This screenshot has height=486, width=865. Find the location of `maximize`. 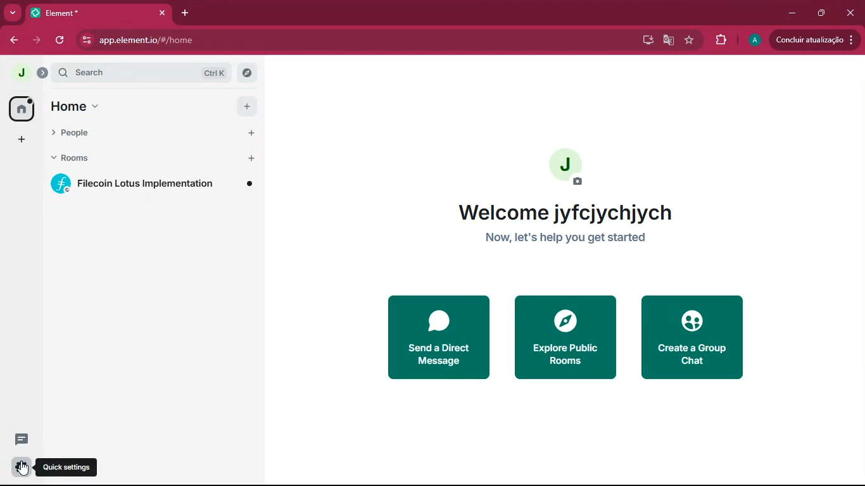

maximize is located at coordinates (823, 14).